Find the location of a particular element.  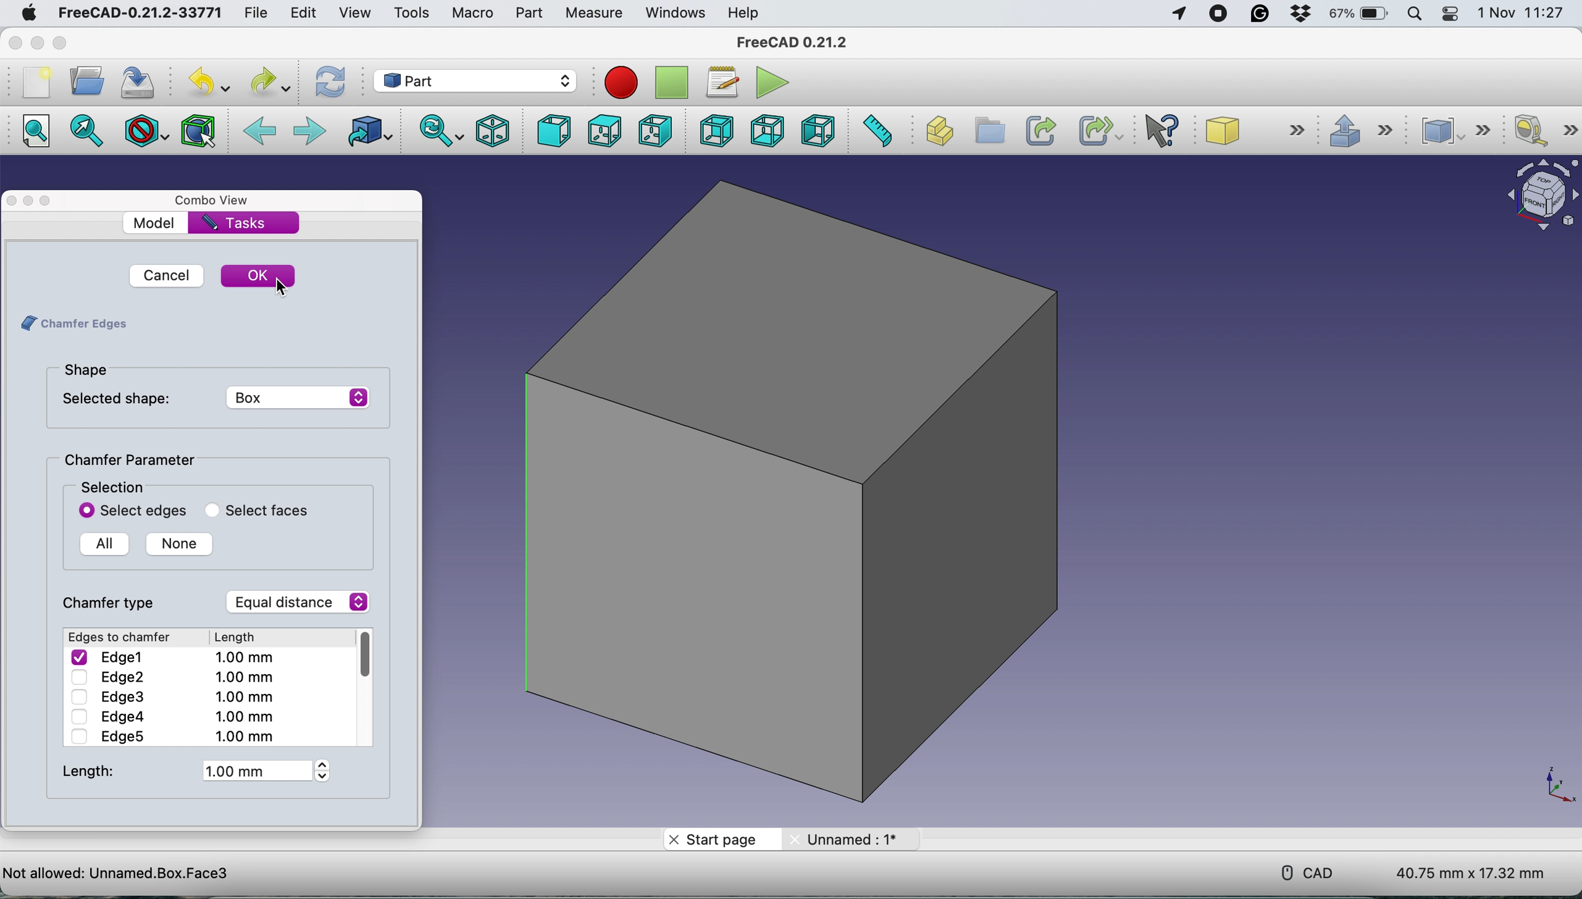

select edges is located at coordinates (135, 512).